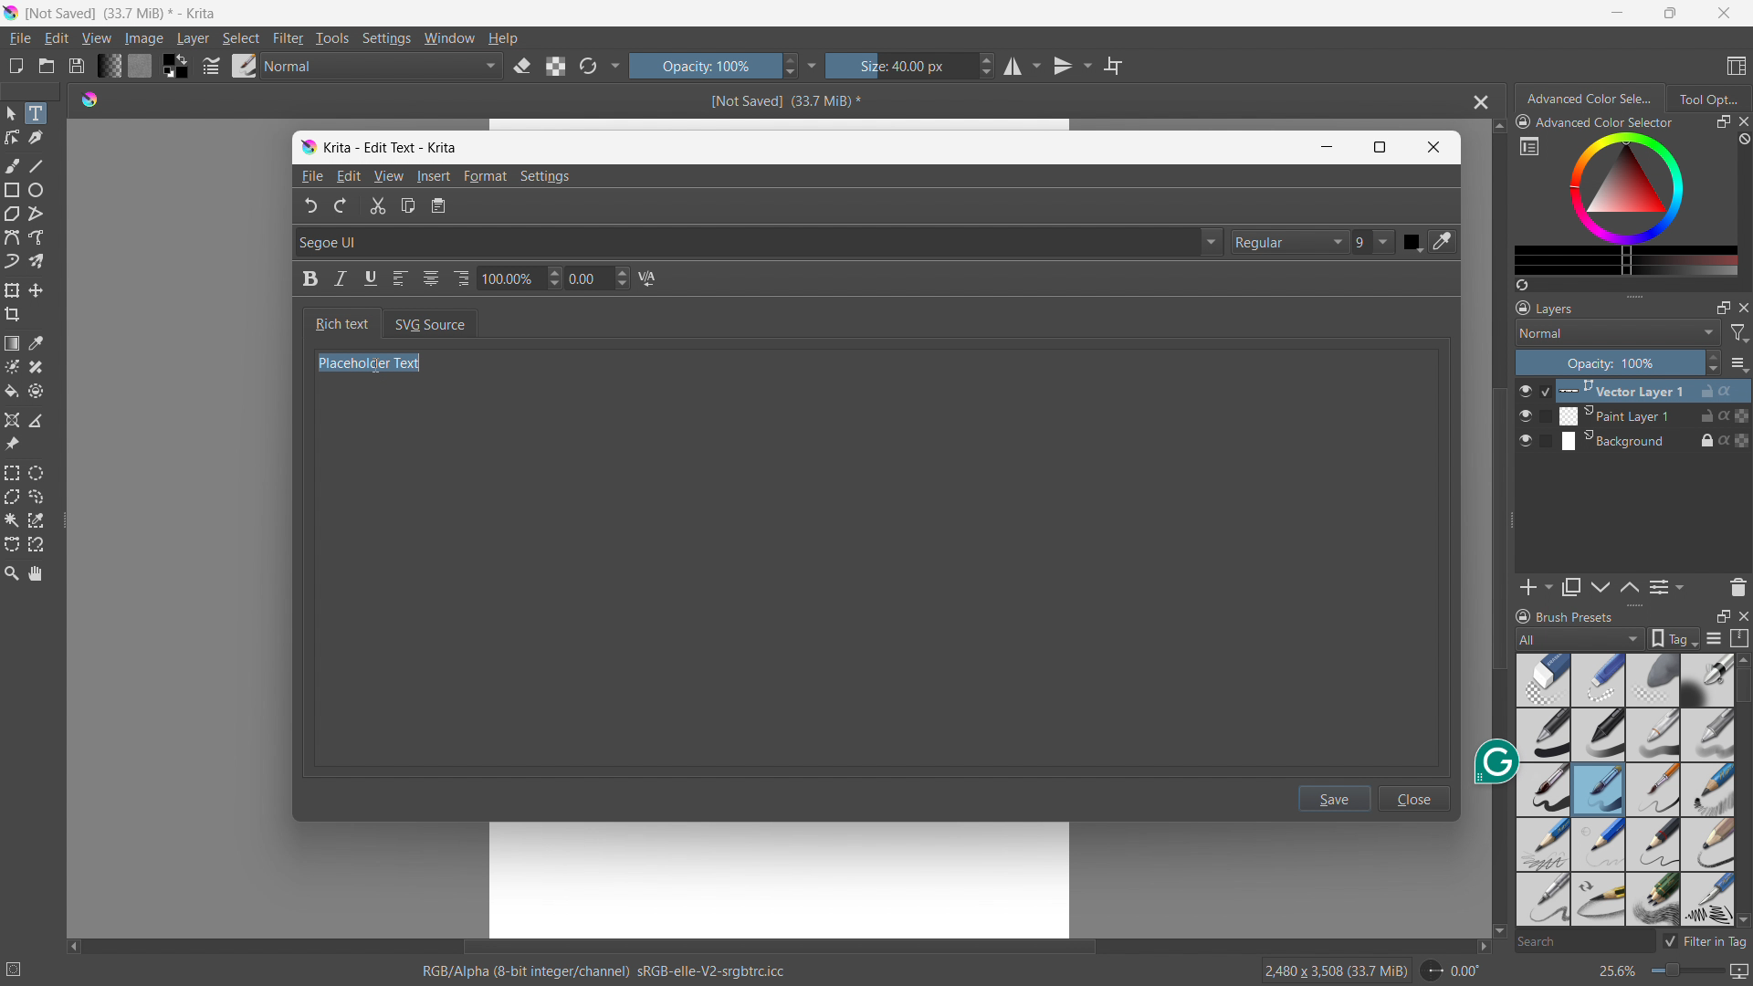 The image size is (1753, 986). What do you see at coordinates (304, 282) in the screenshot?
I see `Bold` at bounding box center [304, 282].